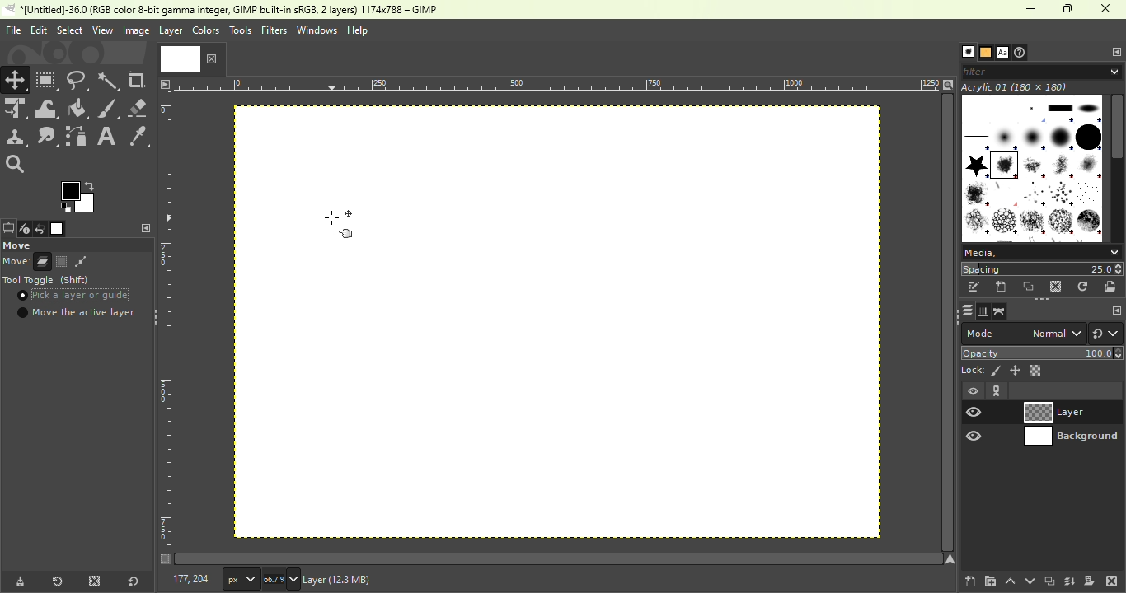  Describe the element at coordinates (77, 306) in the screenshot. I see `pick a layer or guide    move the active layer` at that location.